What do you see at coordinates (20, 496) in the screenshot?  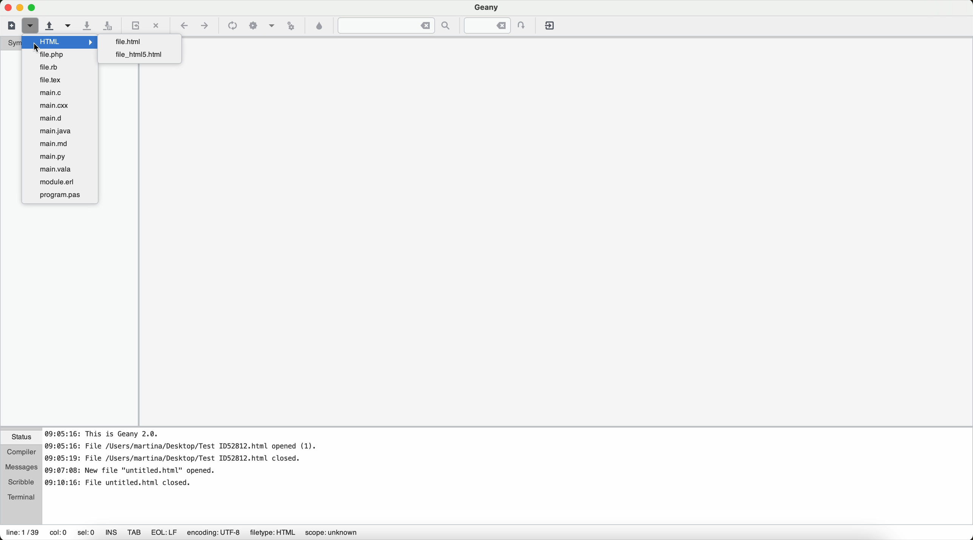 I see `terminal` at bounding box center [20, 496].